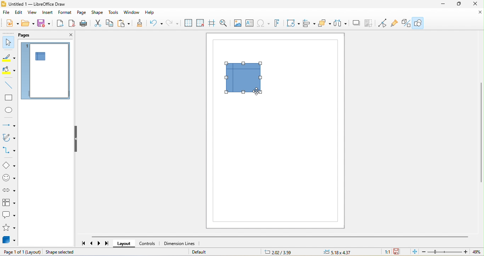 The height and width of the screenshot is (256, 484). Describe the element at coordinates (73, 24) in the screenshot. I see `export directly as pdf` at that location.